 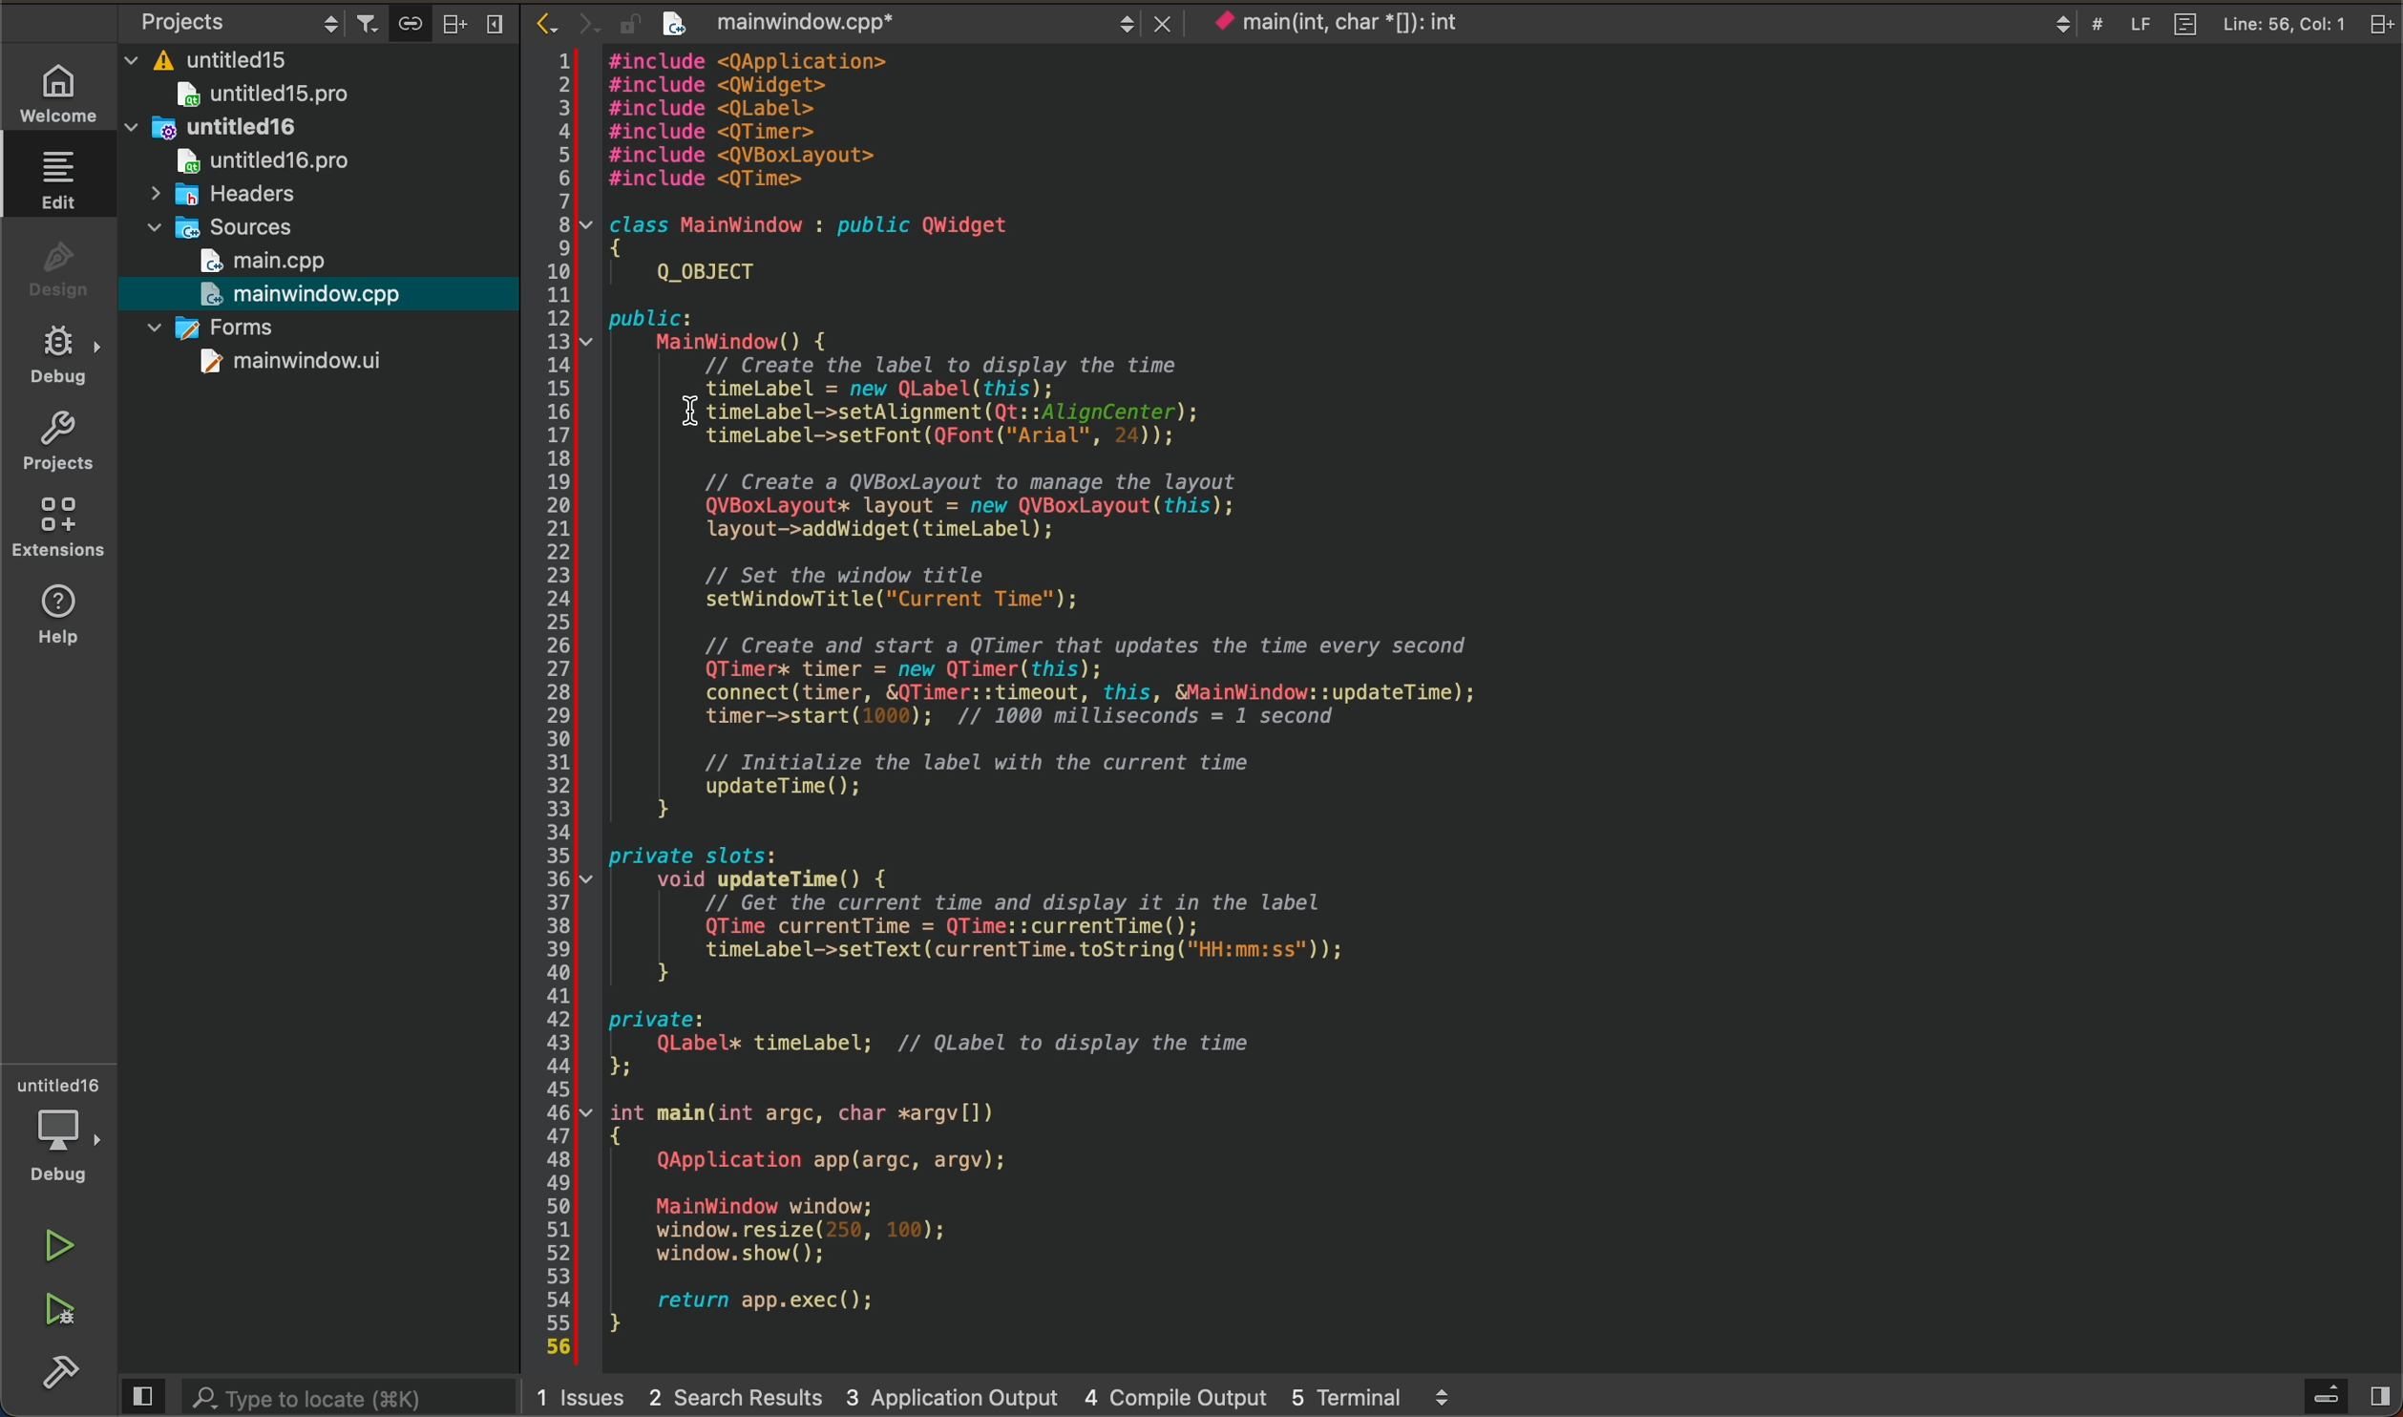 What do you see at coordinates (1036, 512) in the screenshot?
I see `a

8 v class MainWindow : public QWidget

9 {

10 Q_OBJECT

11

12 public:

13 v MainWindow() {

14 // Create the label to display the time

15 timeLabel = new QLabel(this);

16 X timeLabel->setAlignment(Qt::AlignCenter);

17 timeLabel->setFont (QFont("Arial", 24));

18

19 // Create a QVBoxLayout to manage the layout

20 QVBoxLayout* layout = new QVBoxLayout (this);

21 layout->addwidget(timeLabel) ;

22

23 // Set the window title

24 setWindowTitle("Current Time");

25

26 // Create and start a QTimer that updates the time every second
27 QTimerx timer = new QTimer(this);

28 connect (timer, &QTimer::timeout, this, &MainWindow::updateTime);
29 timer->start(1000); // 1000 milliseconds = 1 second
30

31 // Initialize the label with the current time

32 updateTime();

33 }` at bounding box center [1036, 512].